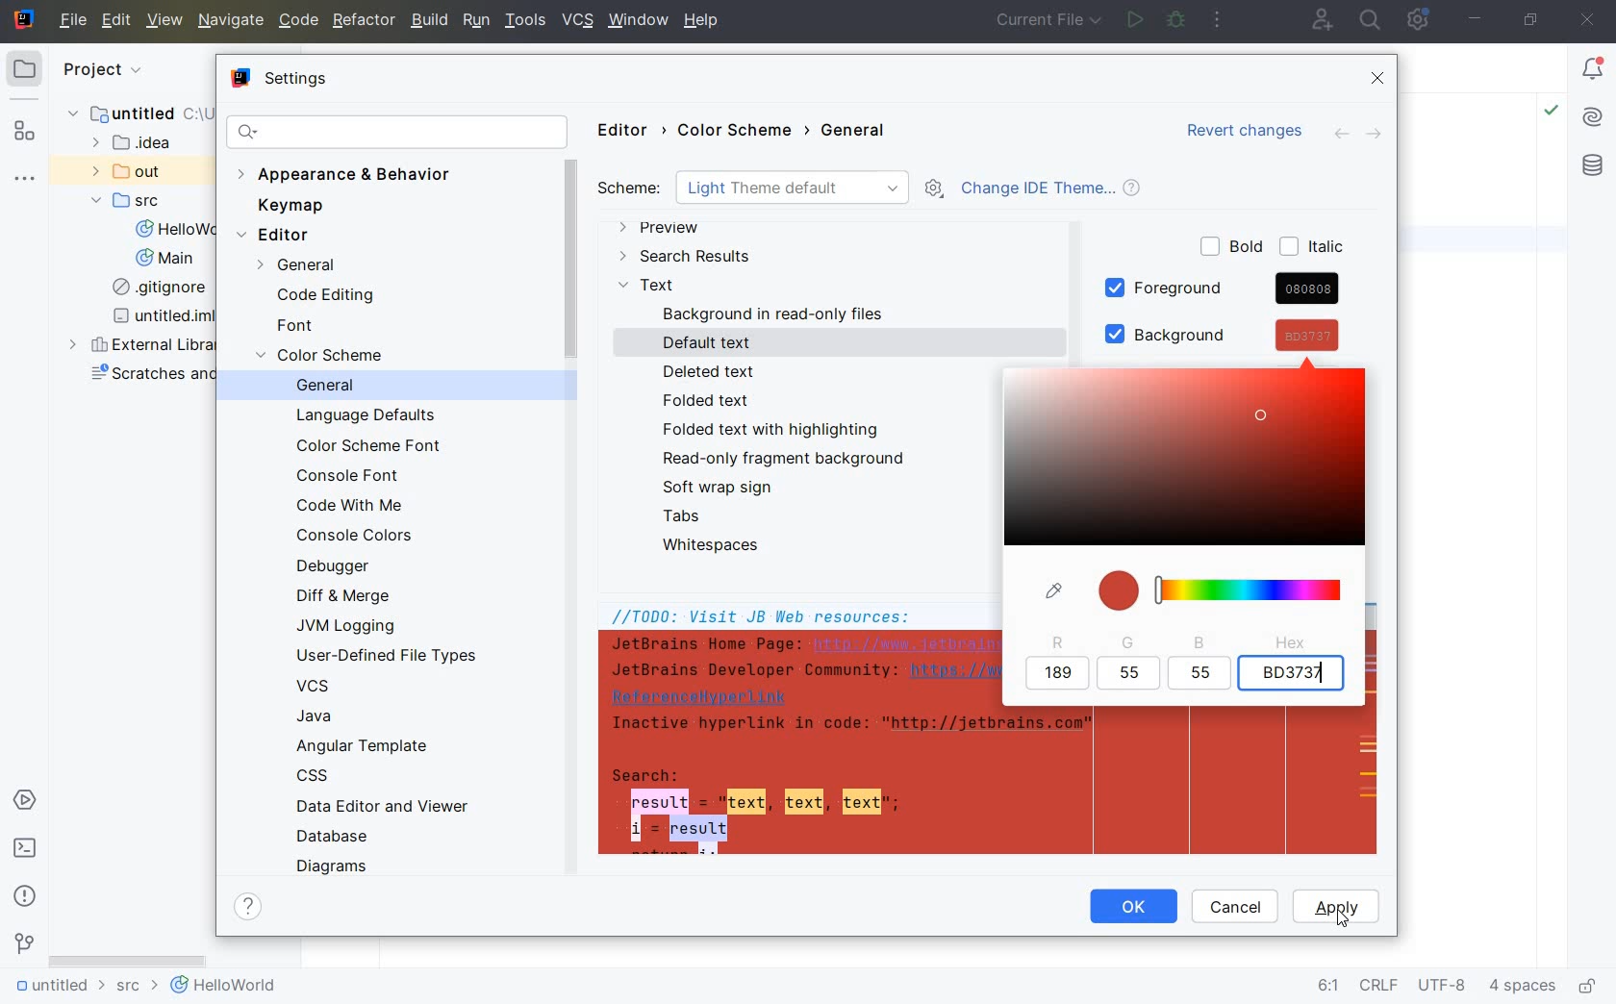  Describe the element at coordinates (359, 537) in the screenshot. I see `CONSOLE COLORS` at that location.